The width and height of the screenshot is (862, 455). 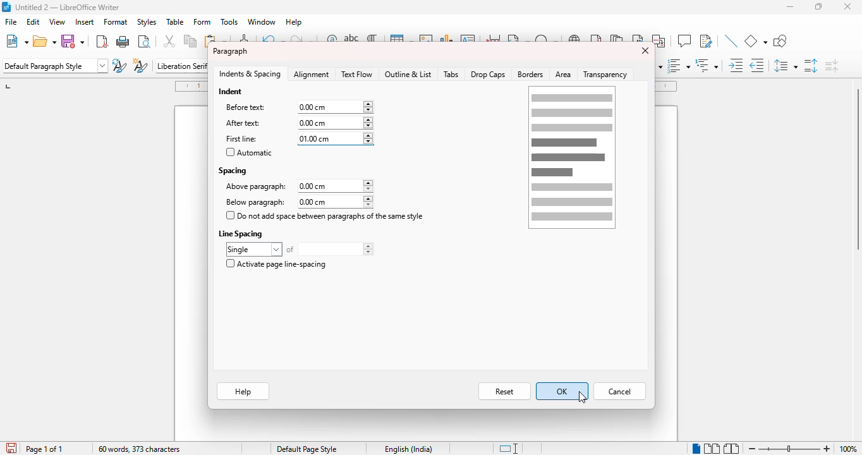 I want to click on toggle print preview, so click(x=144, y=41).